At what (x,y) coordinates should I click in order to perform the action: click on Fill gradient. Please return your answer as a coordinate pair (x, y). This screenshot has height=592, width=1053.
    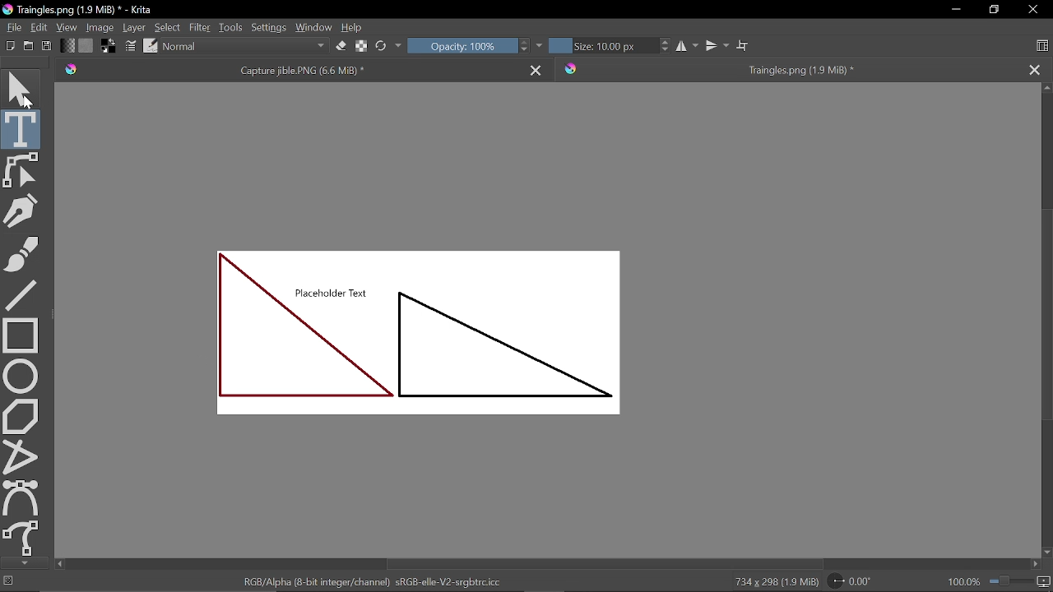
    Looking at the image, I should click on (68, 46).